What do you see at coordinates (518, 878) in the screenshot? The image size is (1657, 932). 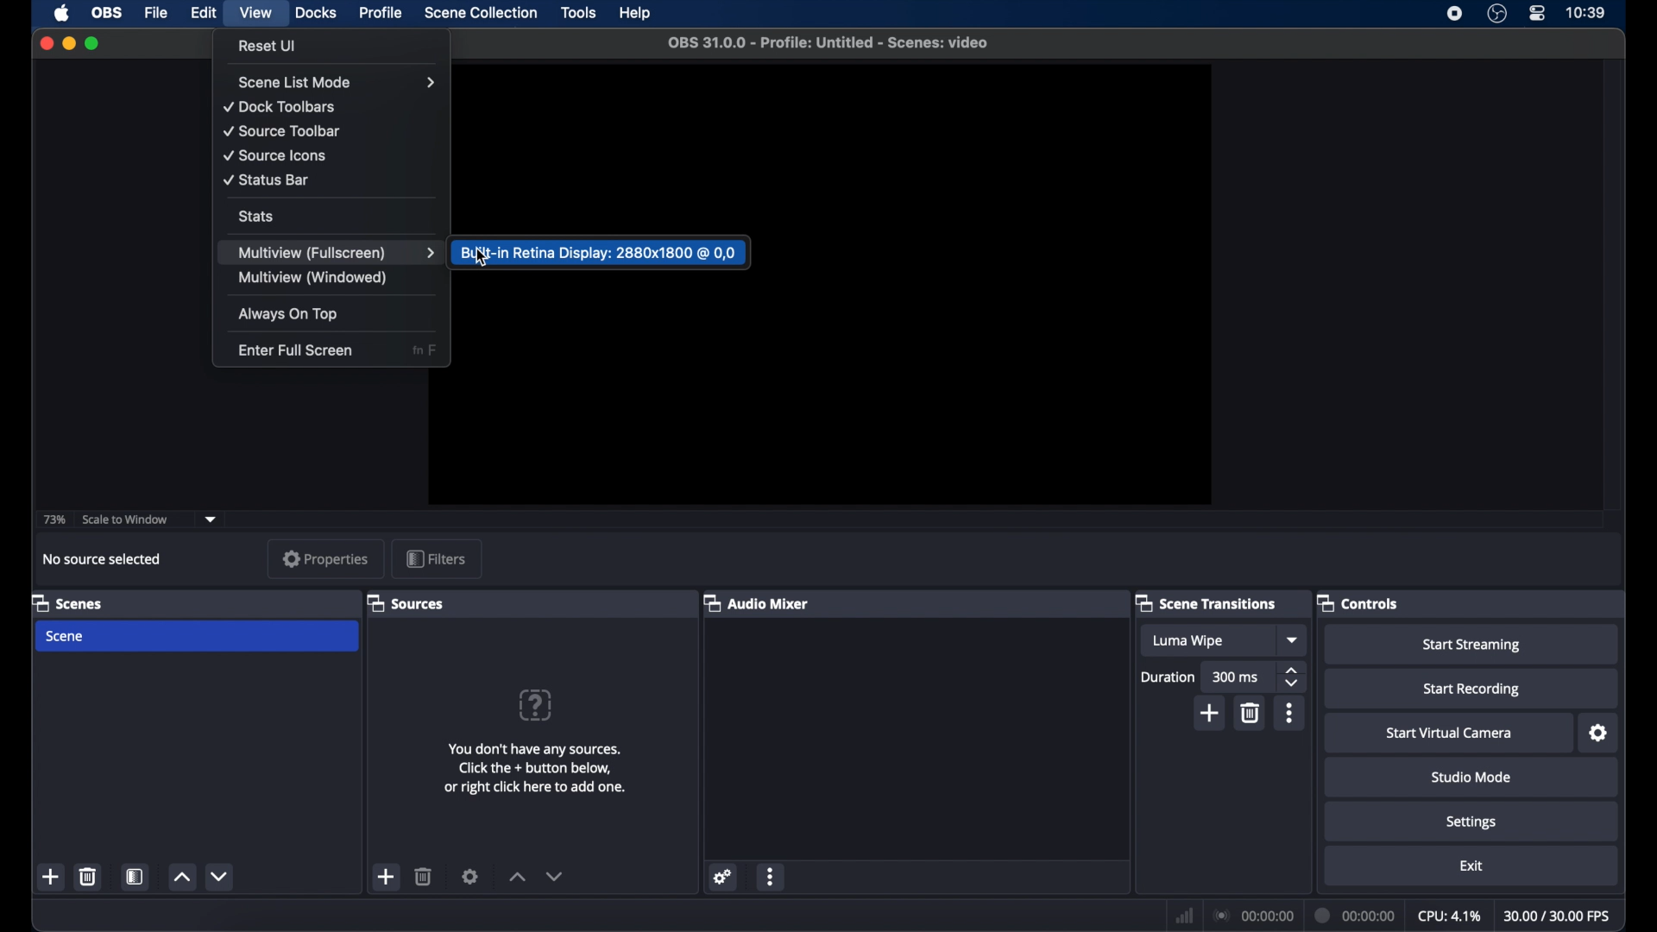 I see `increment` at bounding box center [518, 878].